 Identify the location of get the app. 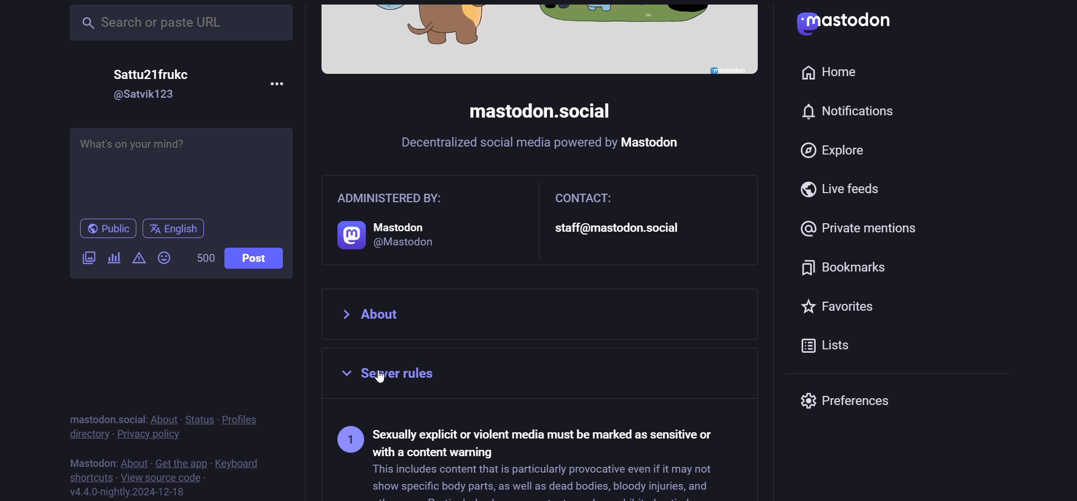
(181, 461).